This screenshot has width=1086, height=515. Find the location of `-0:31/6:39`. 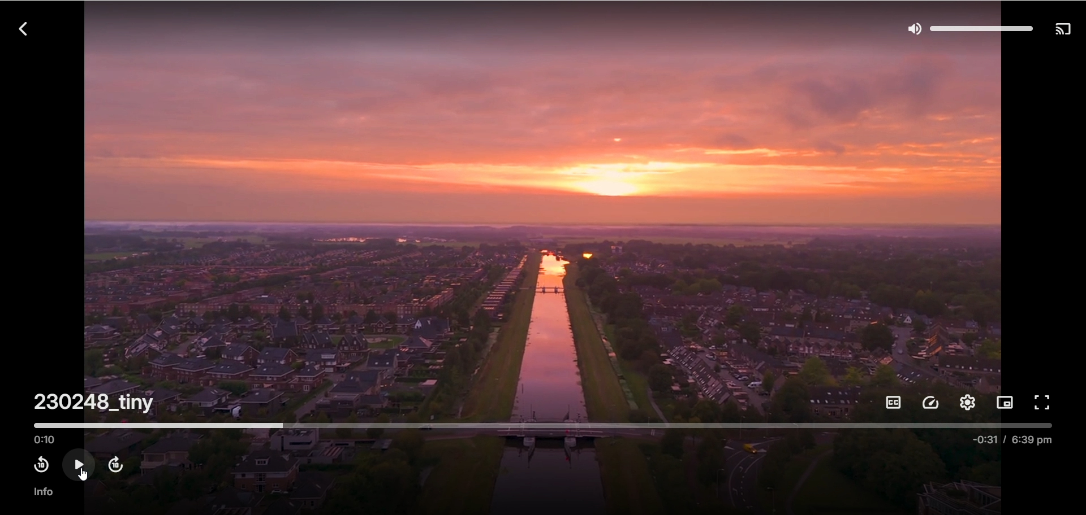

-0:31/6:39 is located at coordinates (1005, 443).